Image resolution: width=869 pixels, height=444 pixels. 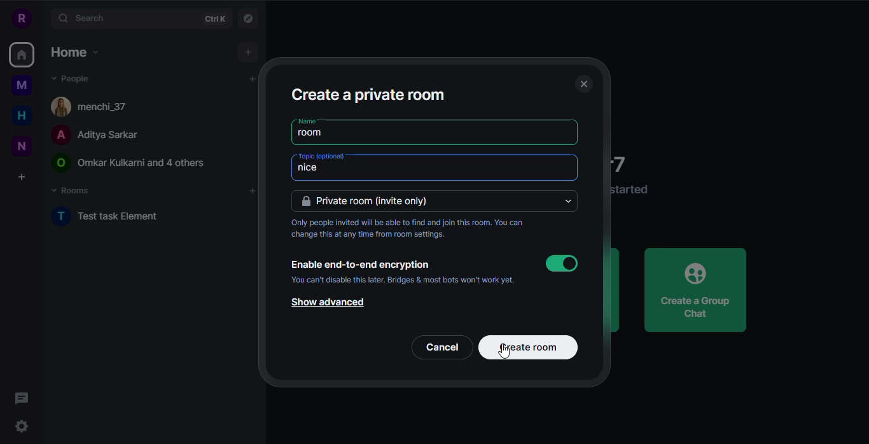 I want to click on welcome, so click(x=625, y=163).